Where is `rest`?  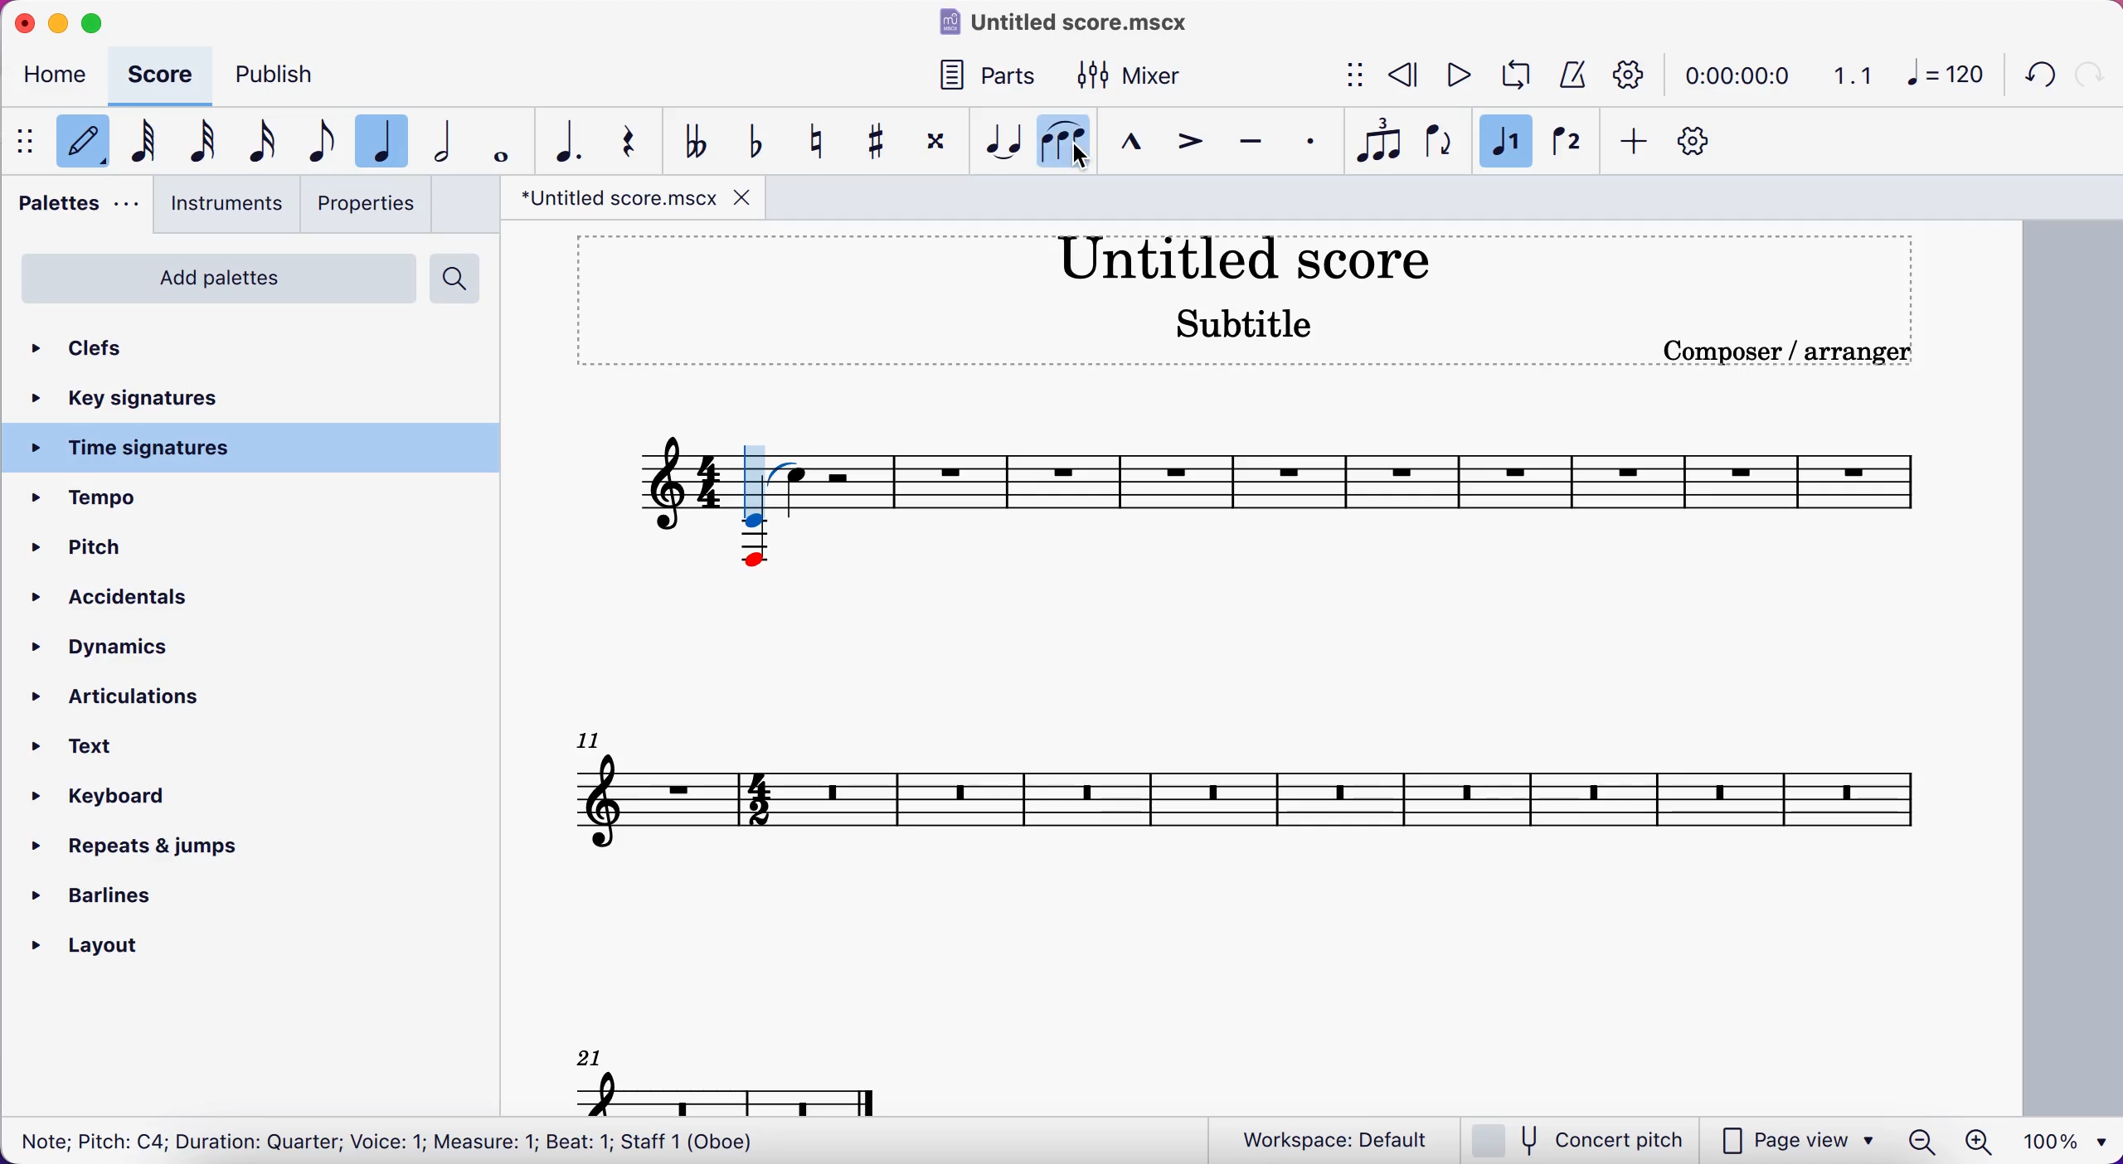 rest is located at coordinates (639, 144).